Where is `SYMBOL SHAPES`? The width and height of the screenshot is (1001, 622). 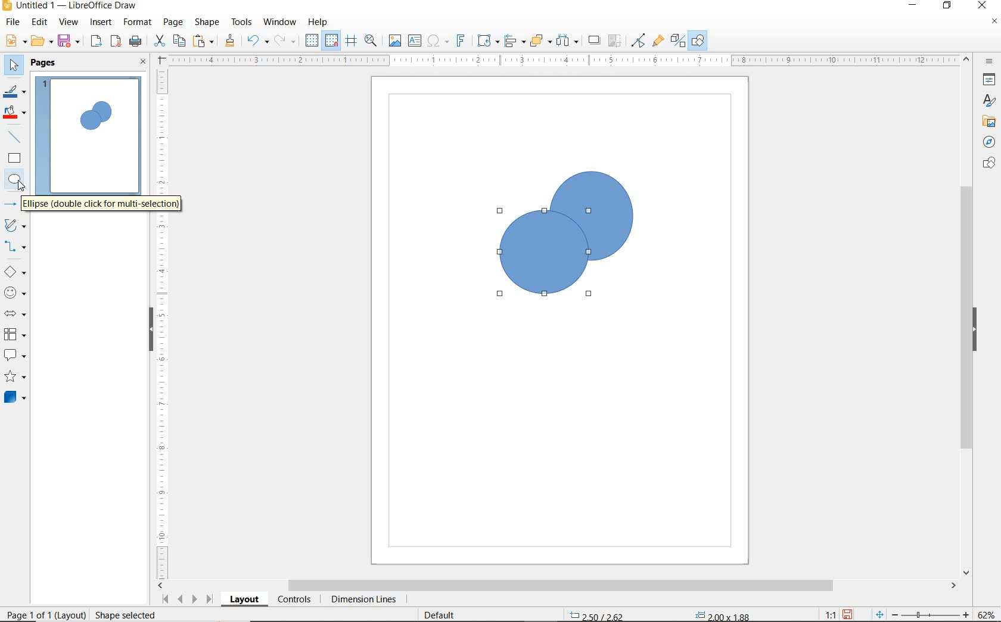
SYMBOL SHAPES is located at coordinates (15, 293).